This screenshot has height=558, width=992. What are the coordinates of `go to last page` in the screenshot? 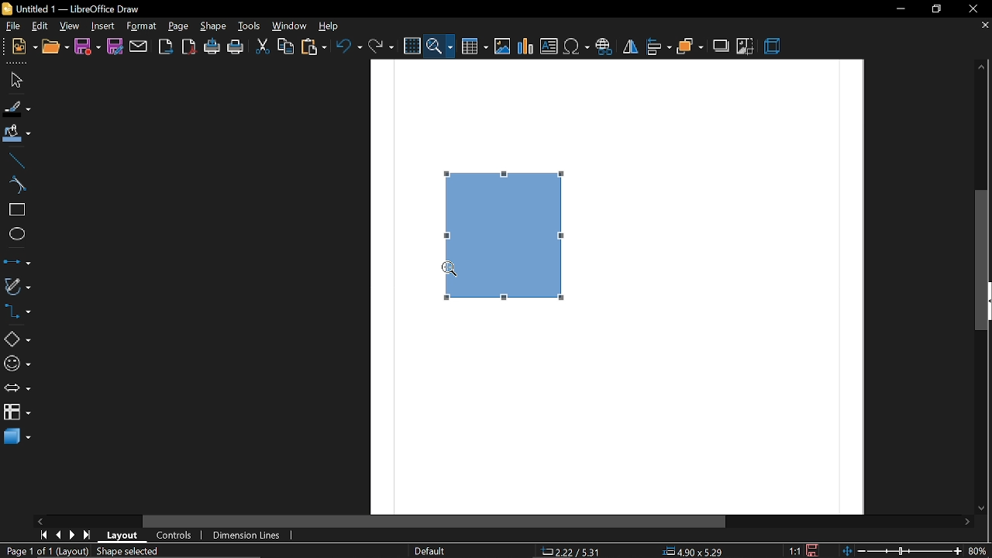 It's located at (88, 535).